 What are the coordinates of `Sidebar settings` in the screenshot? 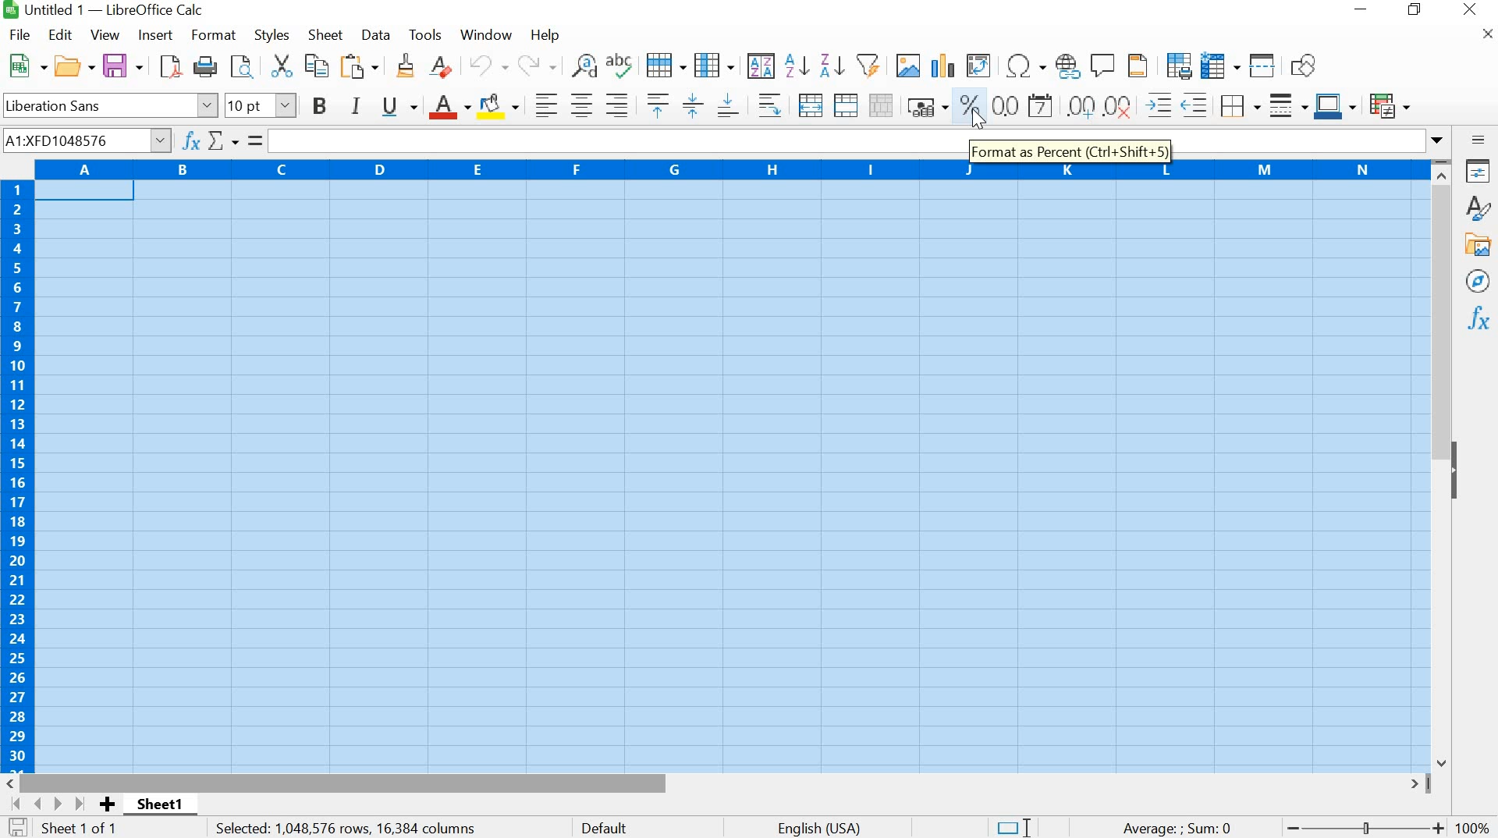 It's located at (1479, 140).